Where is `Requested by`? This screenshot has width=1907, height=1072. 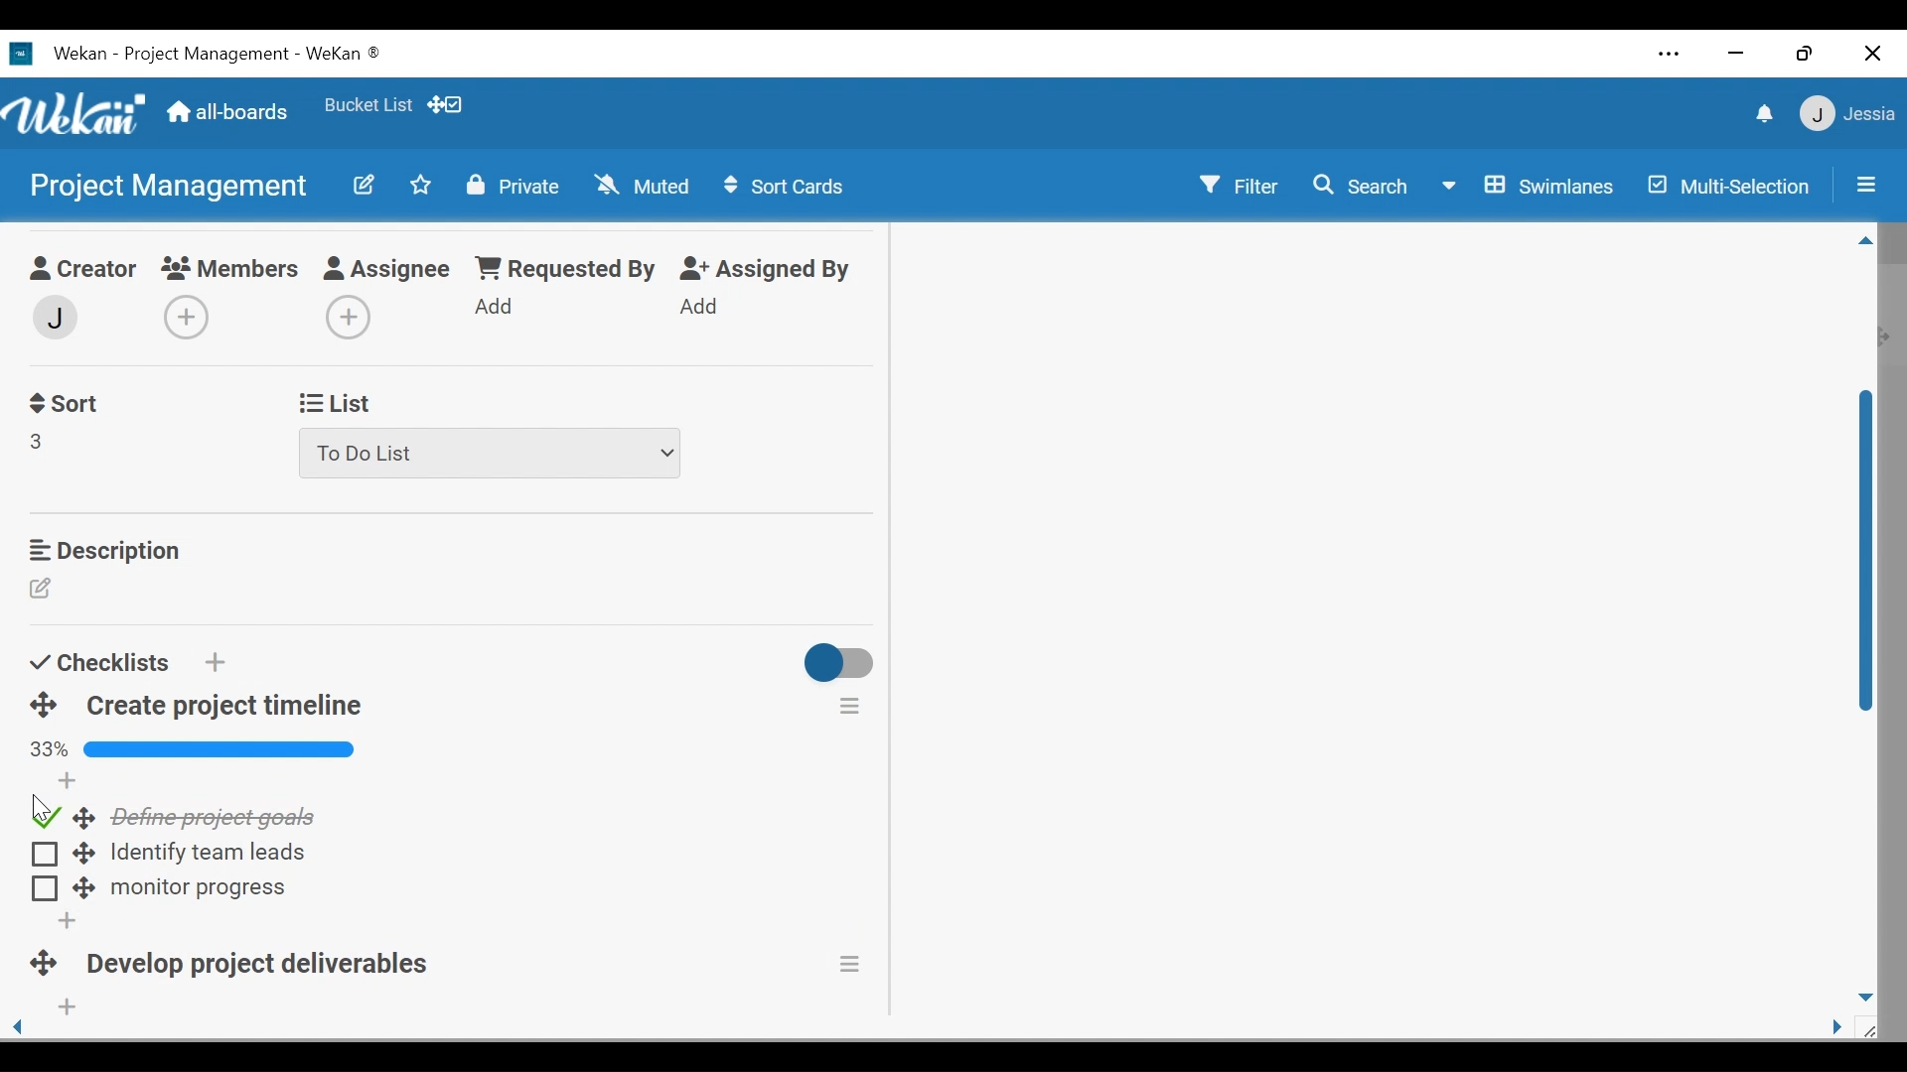 Requested by is located at coordinates (563, 269).